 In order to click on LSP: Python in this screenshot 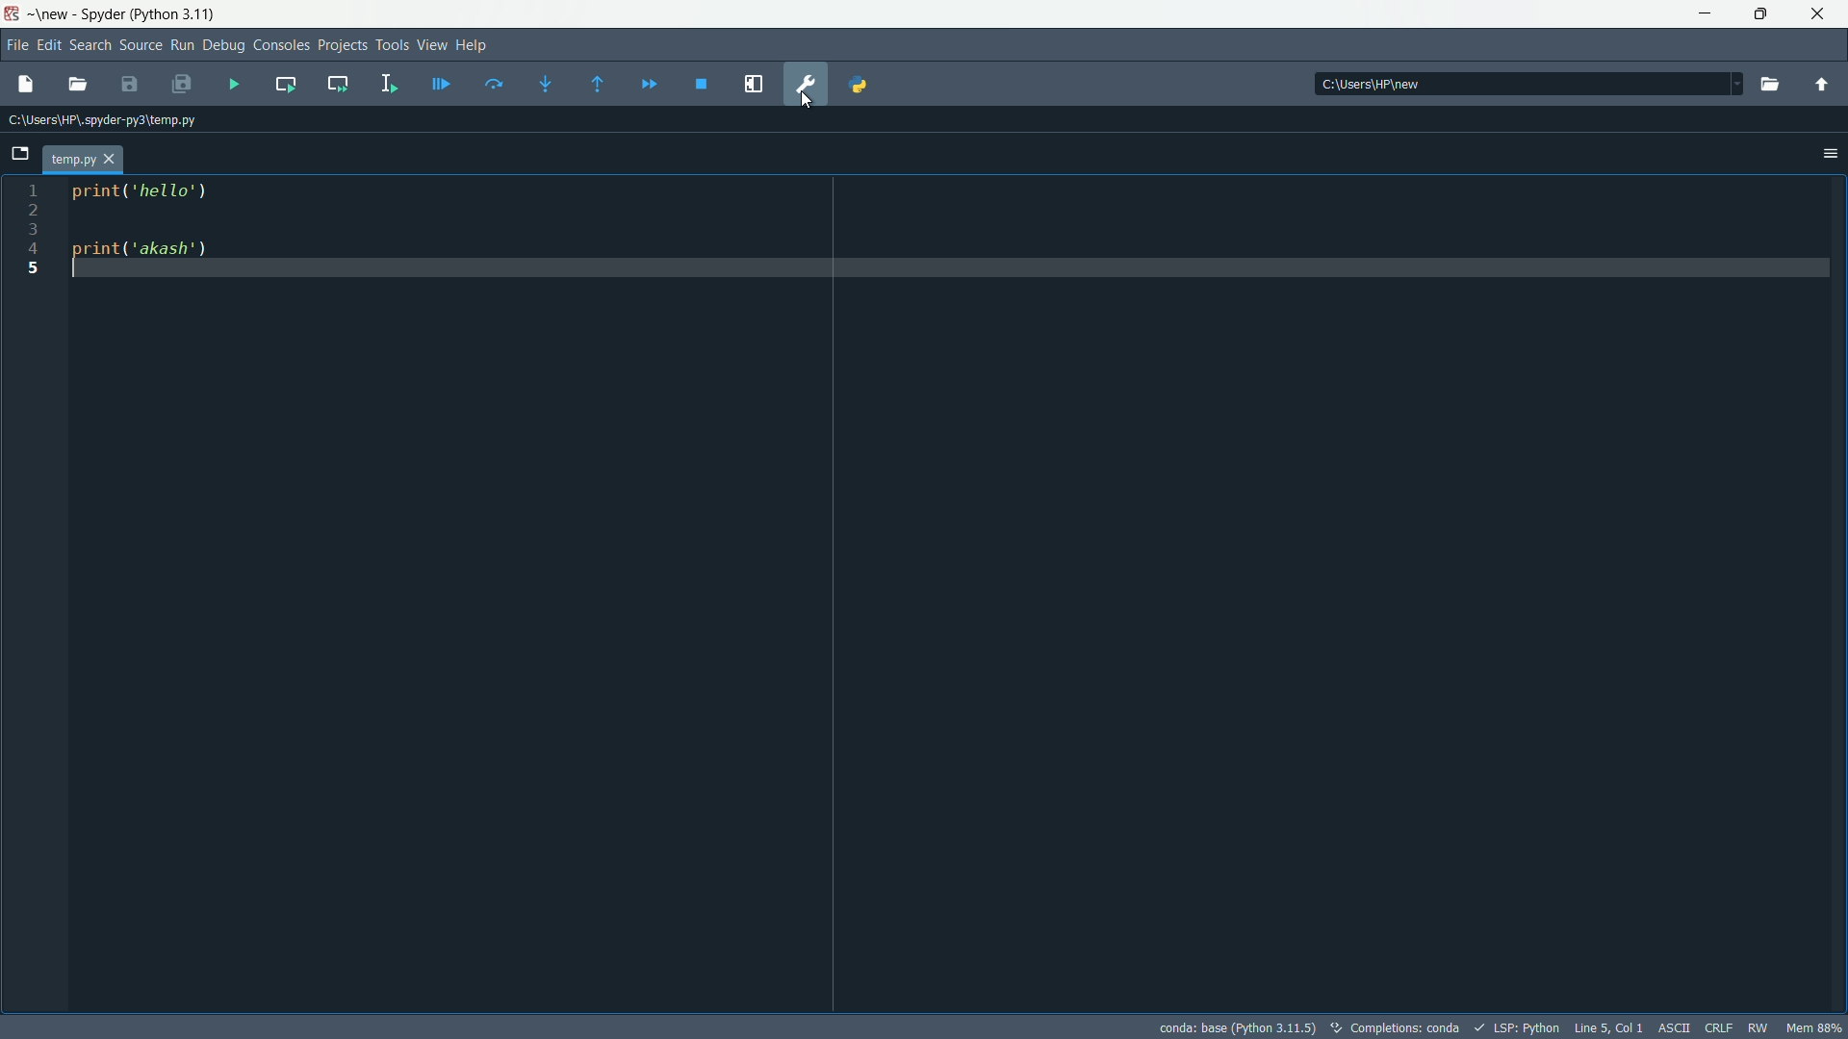, I will do `click(1515, 1026)`.